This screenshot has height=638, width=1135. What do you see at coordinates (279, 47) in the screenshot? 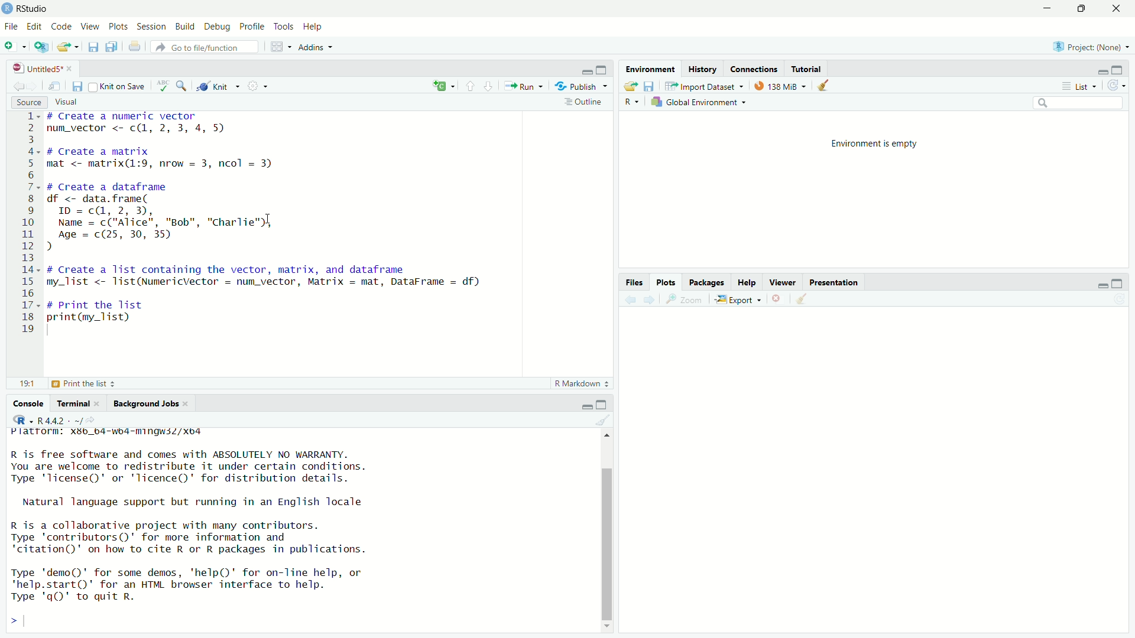
I see `grid` at bounding box center [279, 47].